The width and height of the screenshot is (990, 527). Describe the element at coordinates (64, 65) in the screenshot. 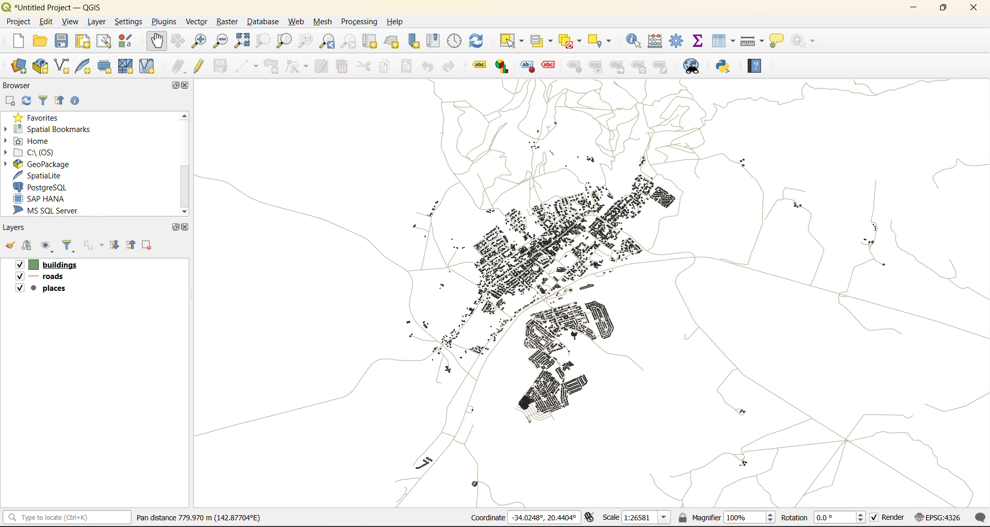

I see `new shapefile` at that location.